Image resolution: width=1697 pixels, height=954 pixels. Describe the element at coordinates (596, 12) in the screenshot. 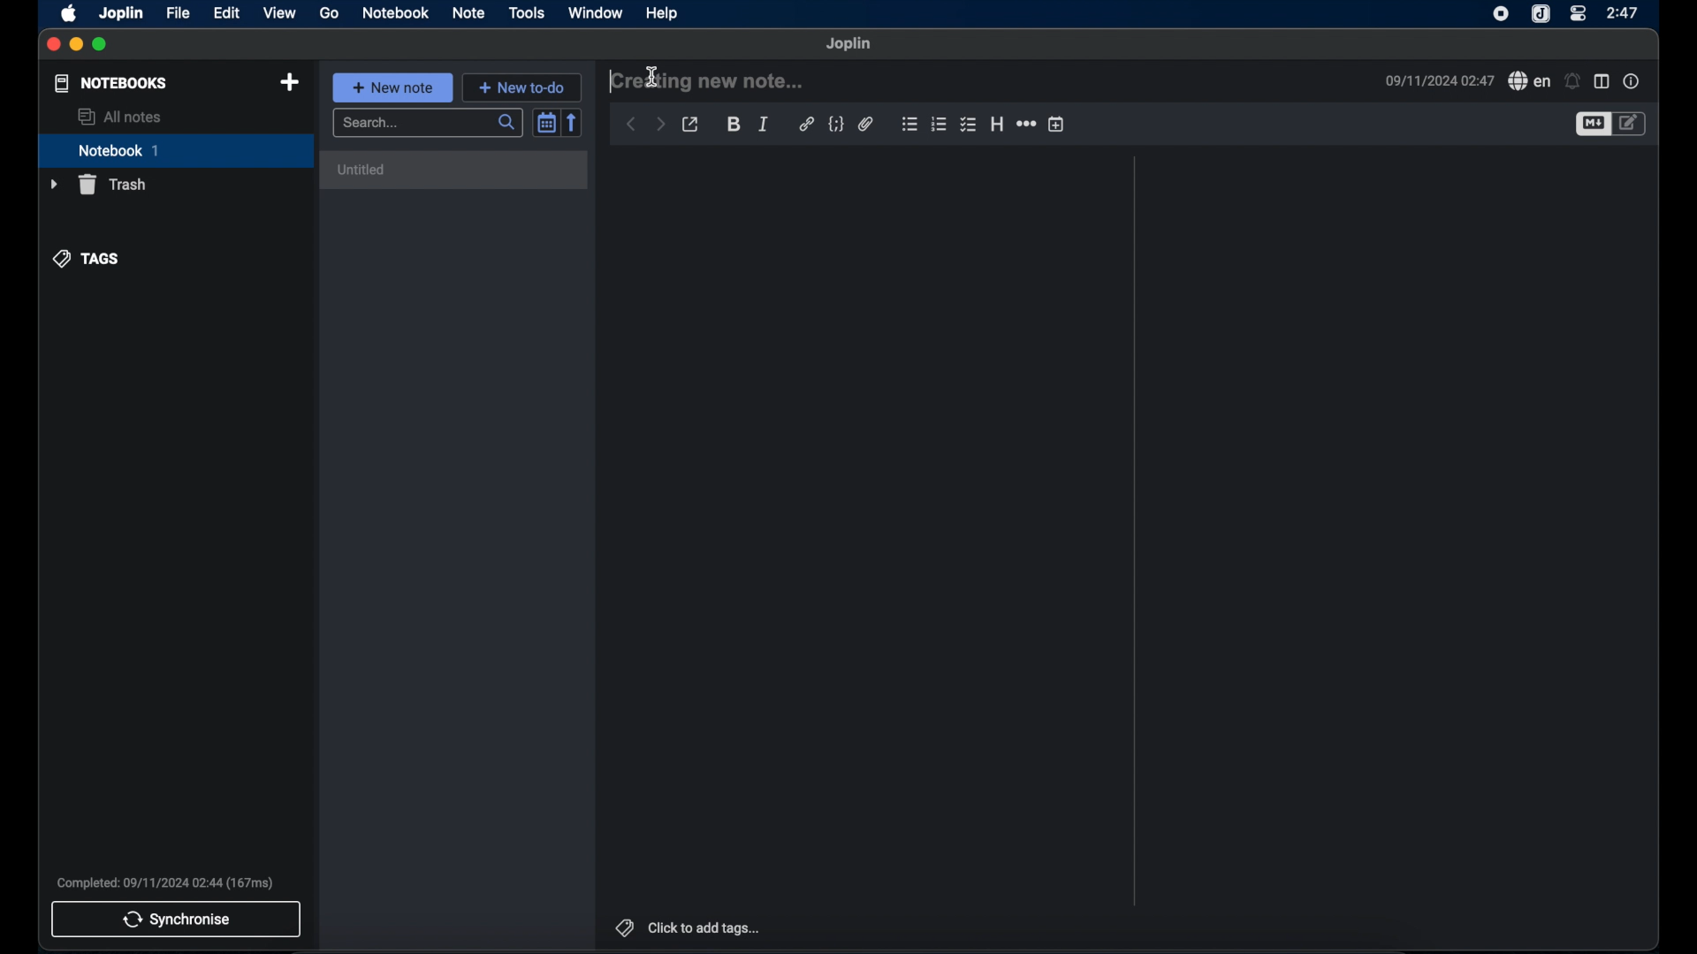

I see `window` at that location.